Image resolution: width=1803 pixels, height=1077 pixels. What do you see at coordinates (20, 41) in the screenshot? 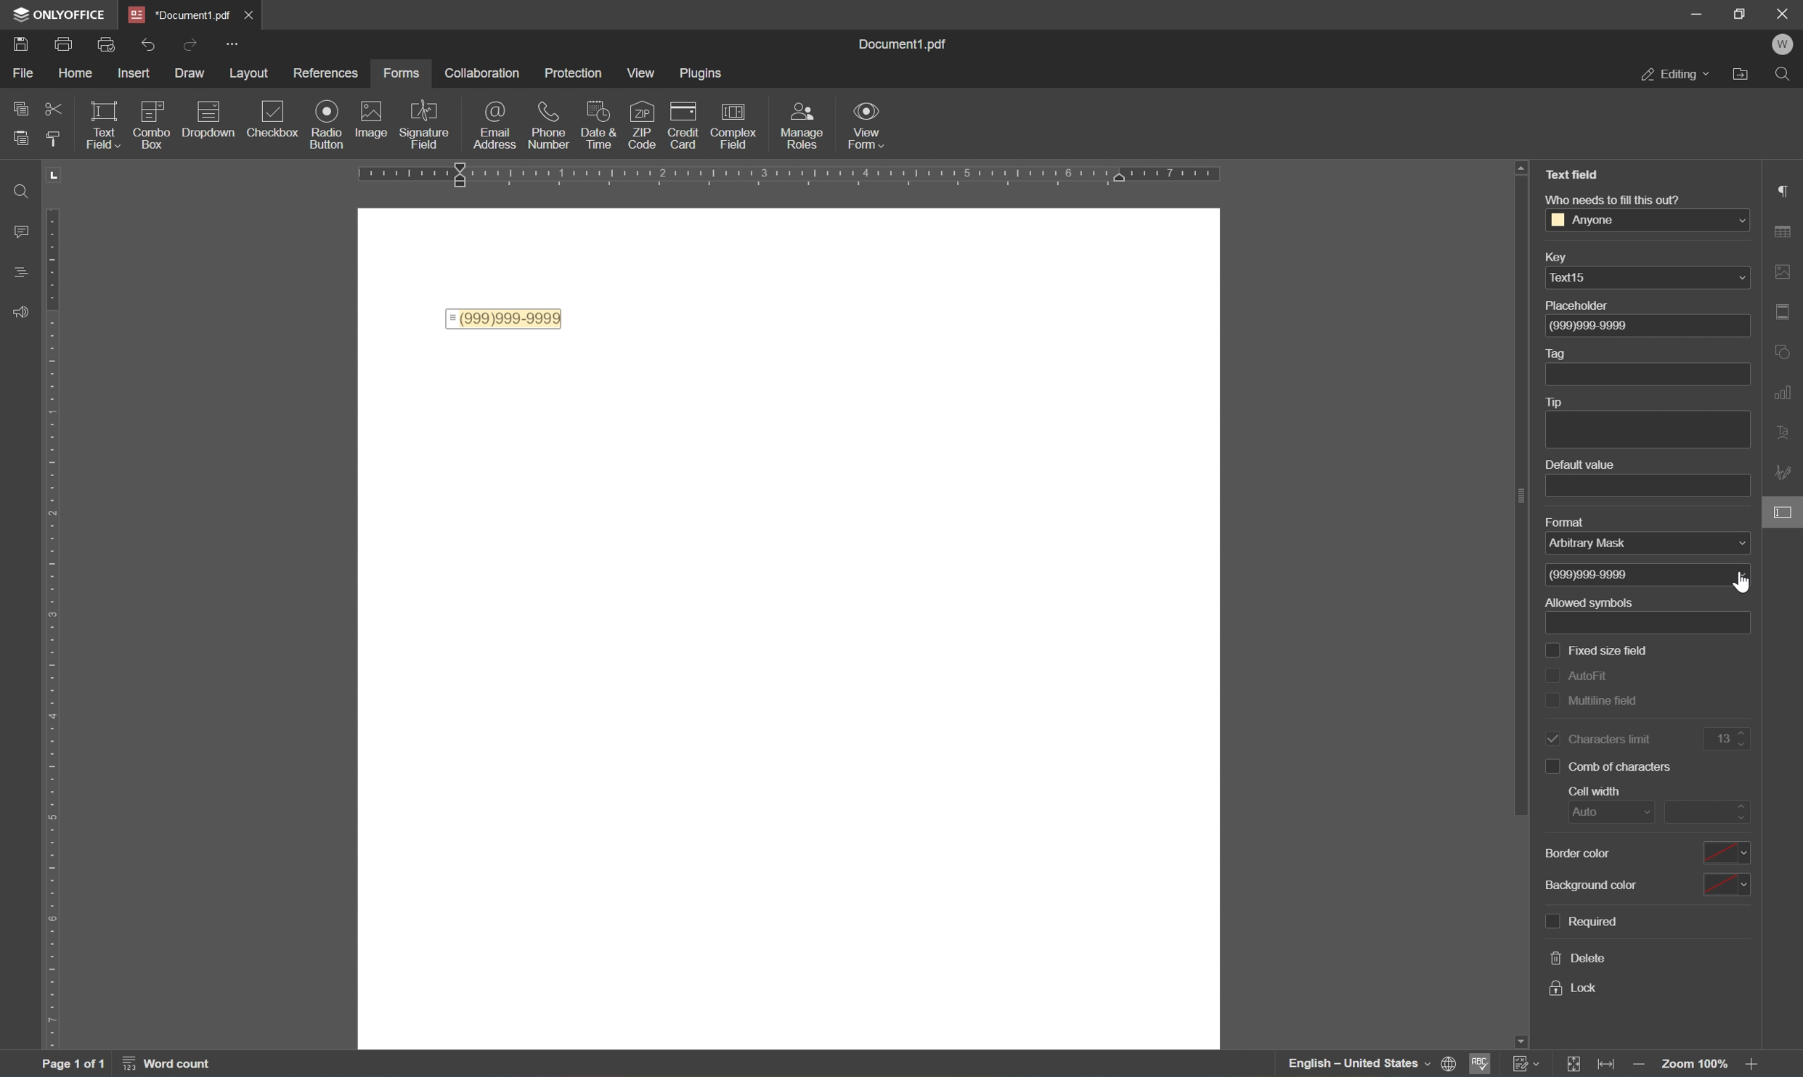
I see `print` at bounding box center [20, 41].